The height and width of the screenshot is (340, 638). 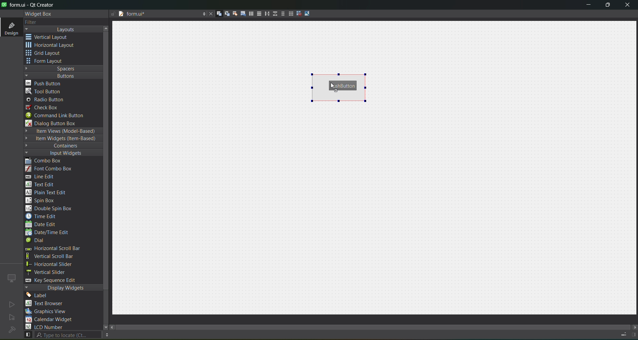 What do you see at coordinates (36, 23) in the screenshot?
I see `filter` at bounding box center [36, 23].